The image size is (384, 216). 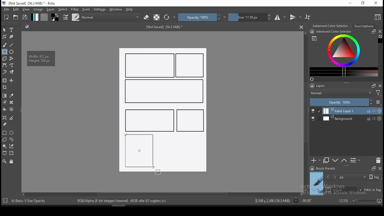 What do you see at coordinates (5, 102) in the screenshot?
I see `colorize mask tool` at bounding box center [5, 102].